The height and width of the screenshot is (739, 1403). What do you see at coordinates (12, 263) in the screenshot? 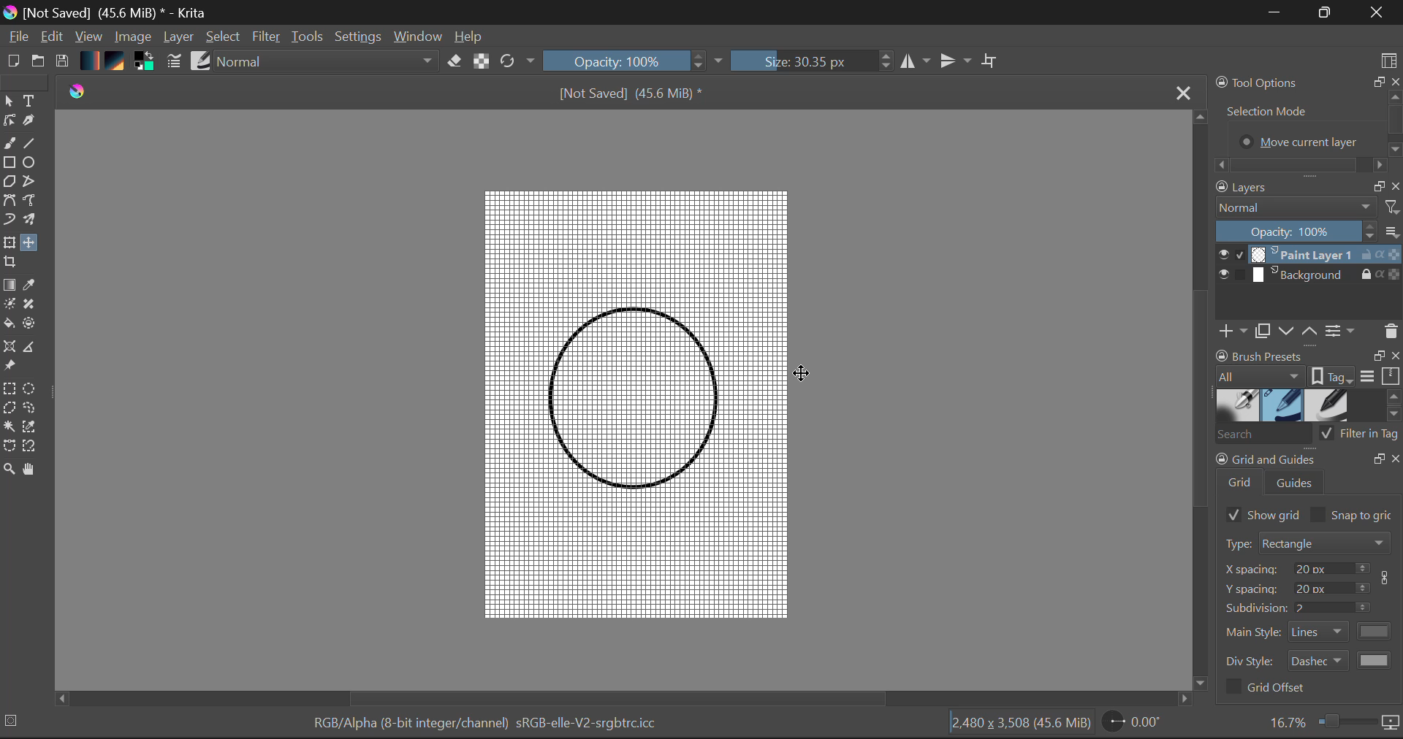
I see `Crop` at bounding box center [12, 263].